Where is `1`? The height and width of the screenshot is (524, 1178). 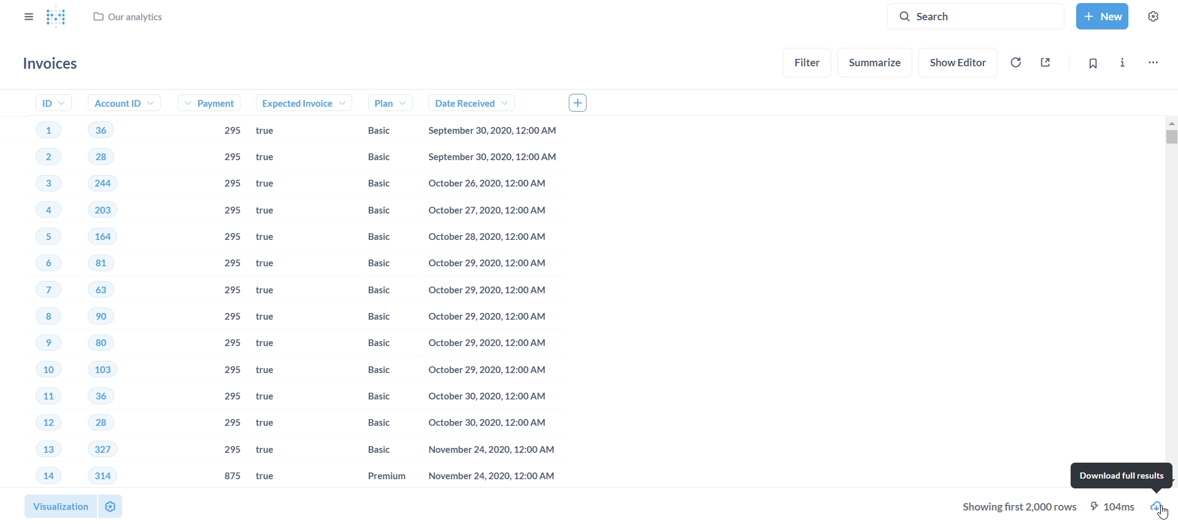
1 is located at coordinates (45, 128).